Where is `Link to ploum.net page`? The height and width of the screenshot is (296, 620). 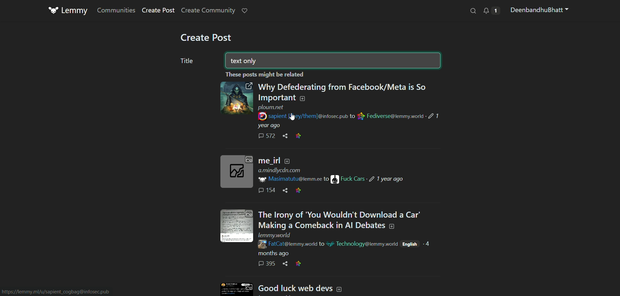
Link to ploum.net page is located at coordinates (270, 107).